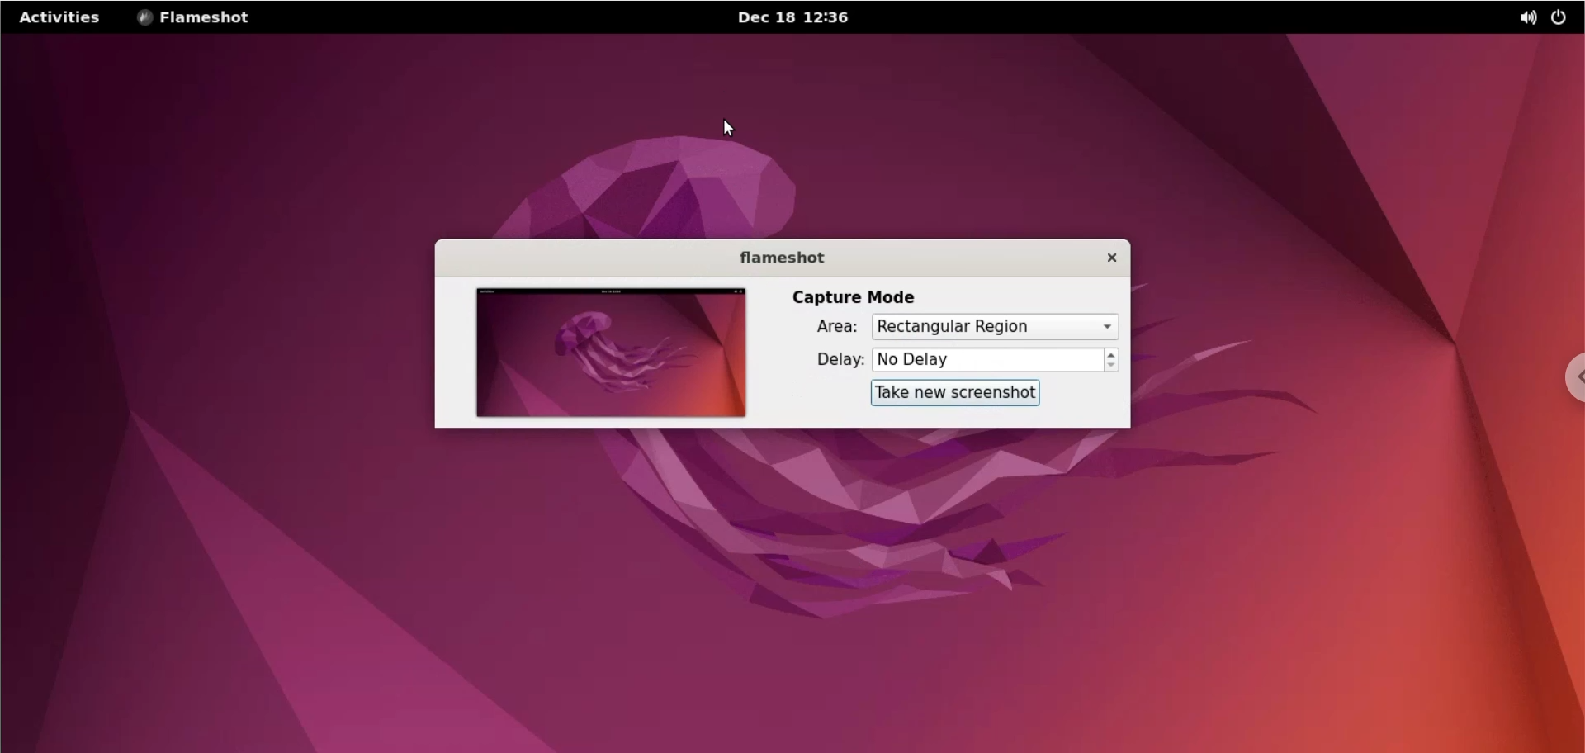 The image size is (1585, 753). Describe the element at coordinates (63, 19) in the screenshot. I see `Activities` at that location.